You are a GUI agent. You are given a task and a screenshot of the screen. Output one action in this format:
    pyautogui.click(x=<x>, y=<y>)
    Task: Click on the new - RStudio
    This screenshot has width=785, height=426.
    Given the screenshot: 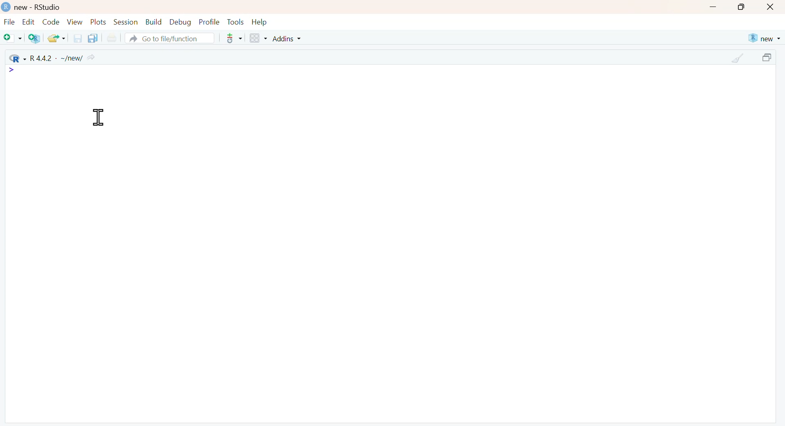 What is the action you would take?
    pyautogui.click(x=39, y=7)
    